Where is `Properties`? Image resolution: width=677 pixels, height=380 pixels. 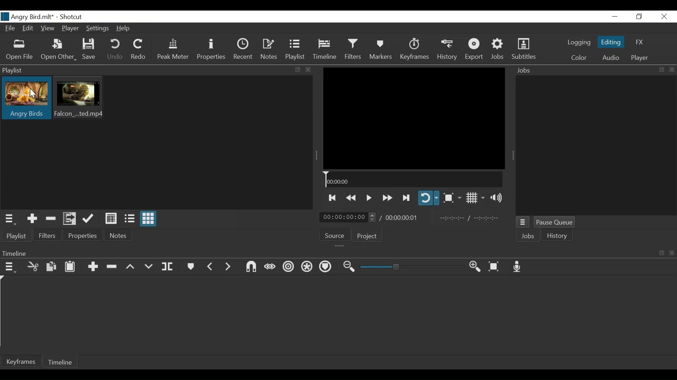 Properties is located at coordinates (84, 236).